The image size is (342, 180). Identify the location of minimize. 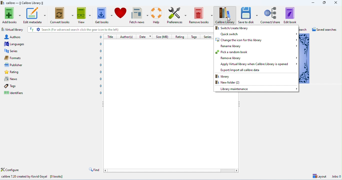
(313, 3).